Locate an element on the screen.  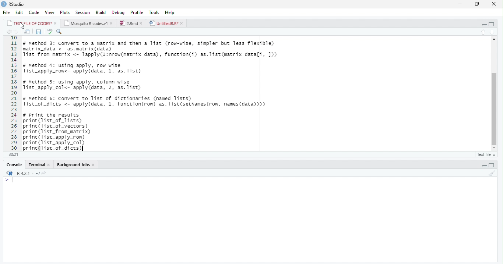
Open in new window is located at coordinates (27, 32).